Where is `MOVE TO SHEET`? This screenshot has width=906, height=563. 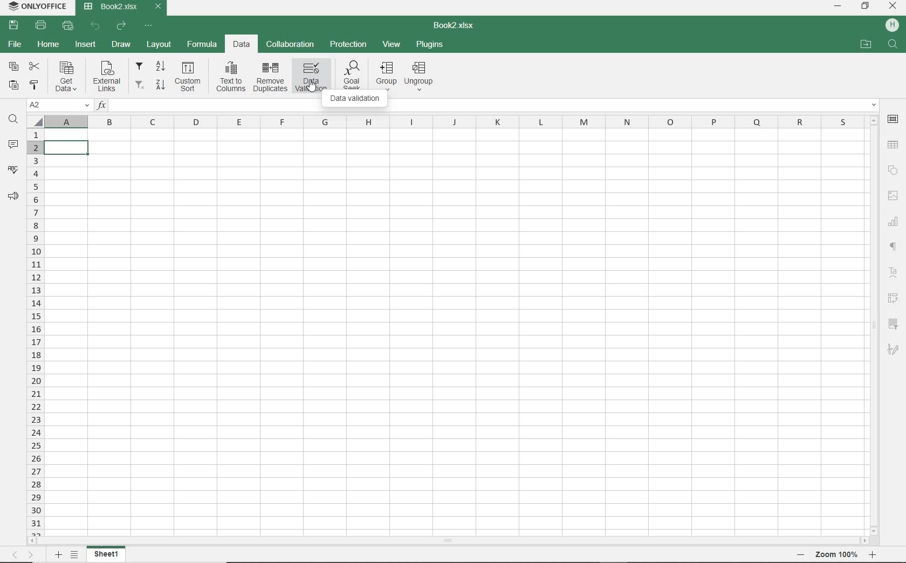 MOVE TO SHEET is located at coordinates (21, 556).